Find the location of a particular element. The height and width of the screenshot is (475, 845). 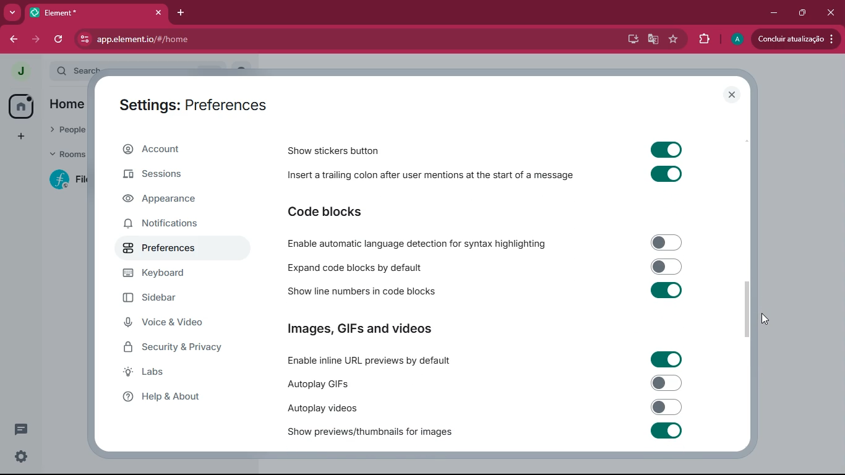

refresh is located at coordinates (59, 39).